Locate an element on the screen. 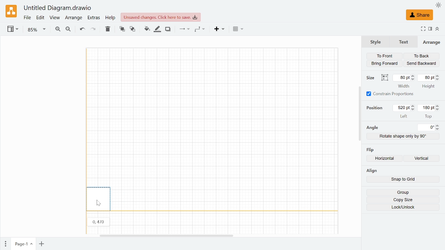  Format is located at coordinates (430, 29).